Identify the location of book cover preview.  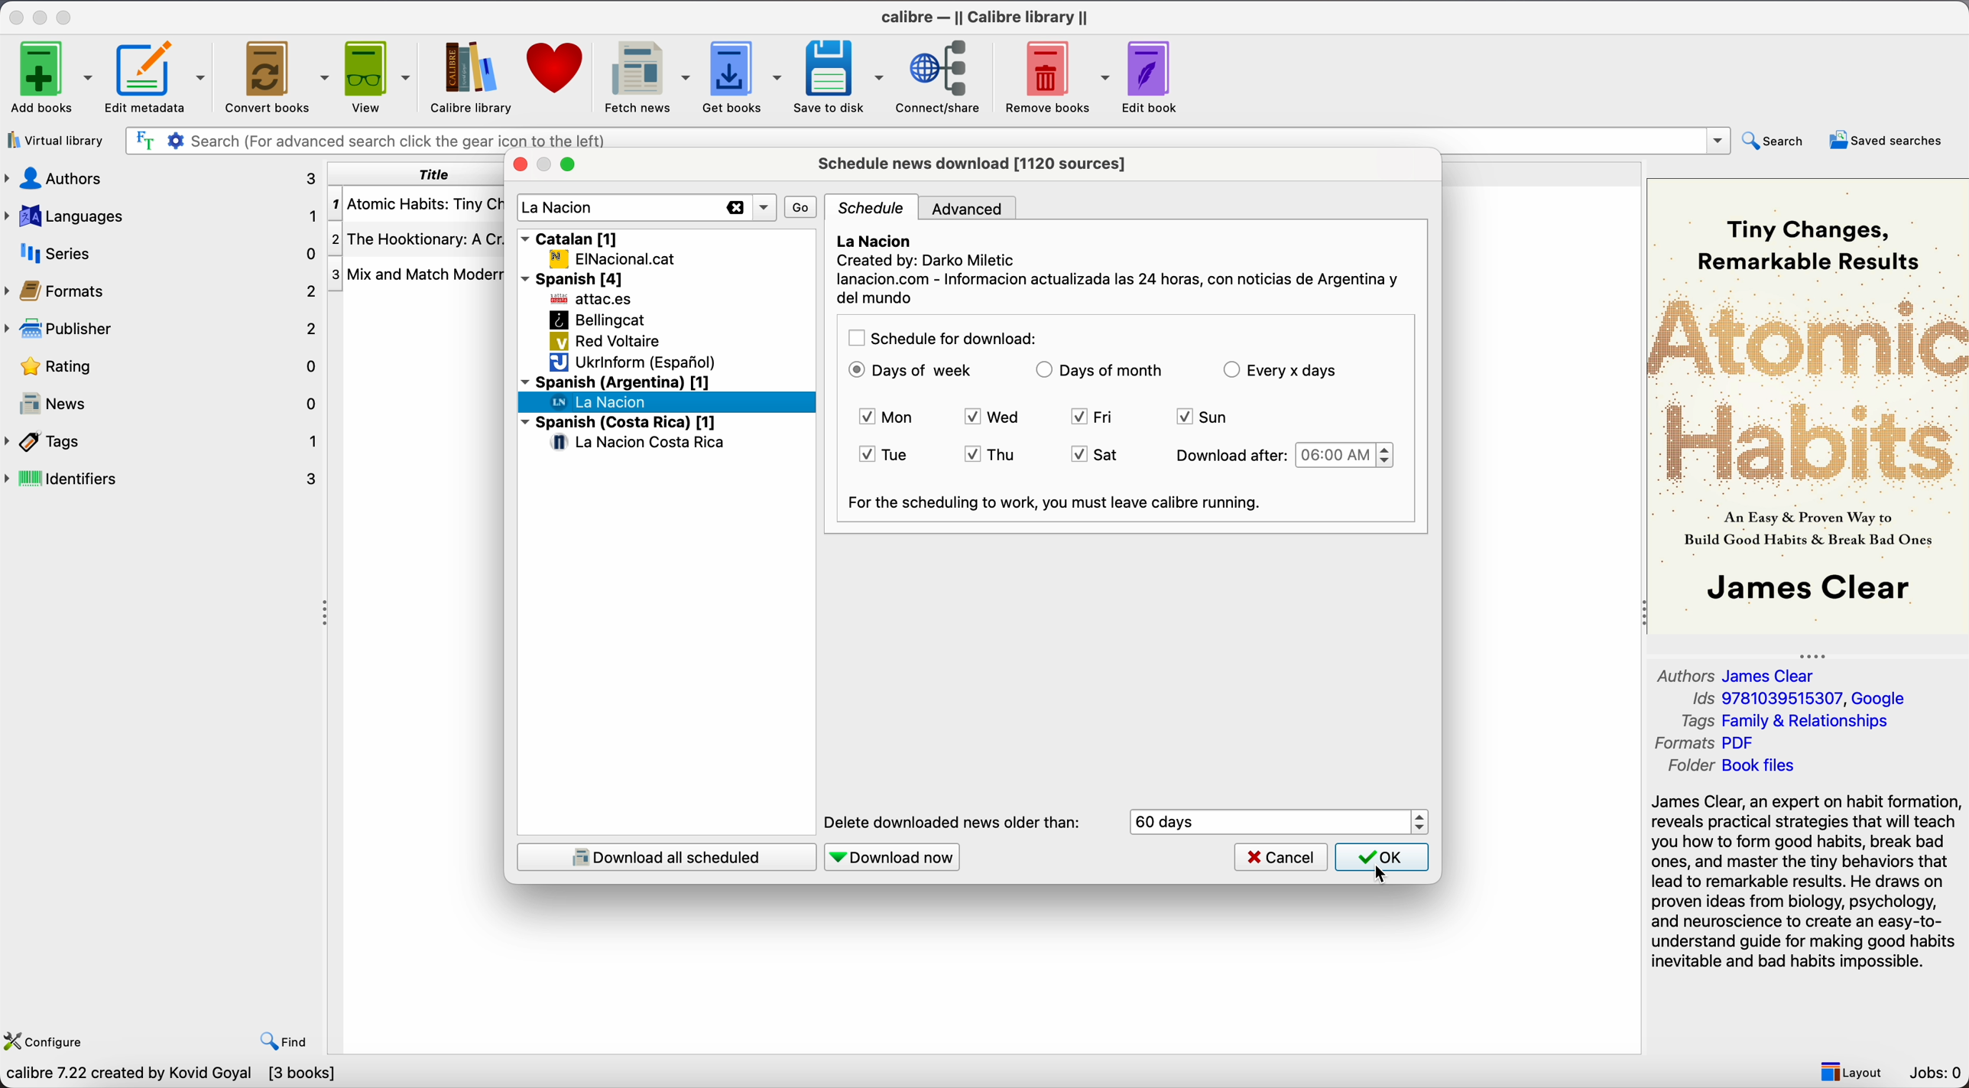
(1806, 405).